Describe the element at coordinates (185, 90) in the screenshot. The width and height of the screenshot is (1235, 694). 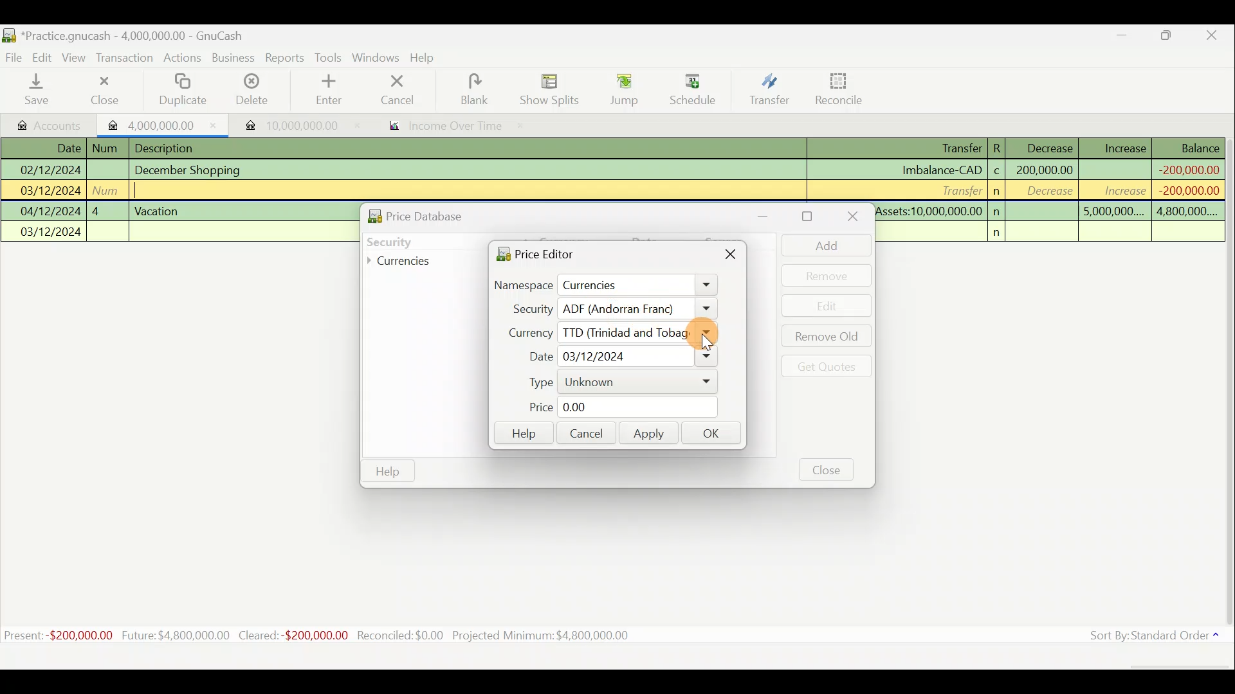
I see `Duplicate` at that location.